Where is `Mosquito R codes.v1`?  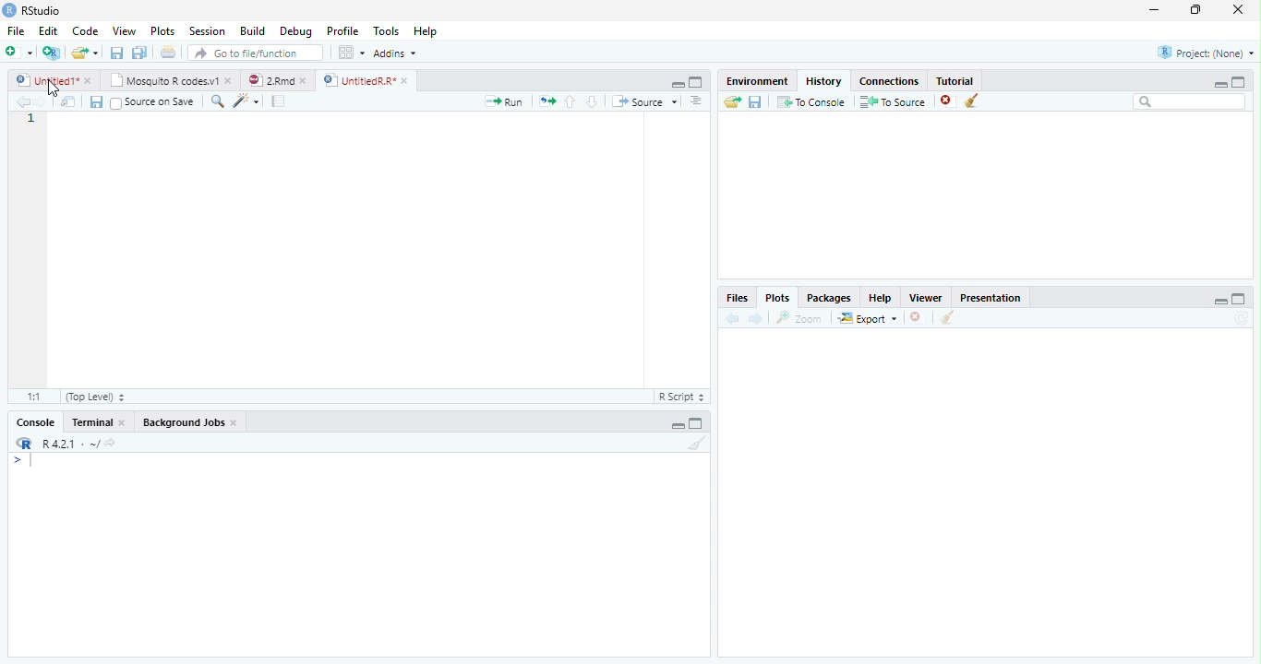 Mosquito R codes.v1 is located at coordinates (162, 80).